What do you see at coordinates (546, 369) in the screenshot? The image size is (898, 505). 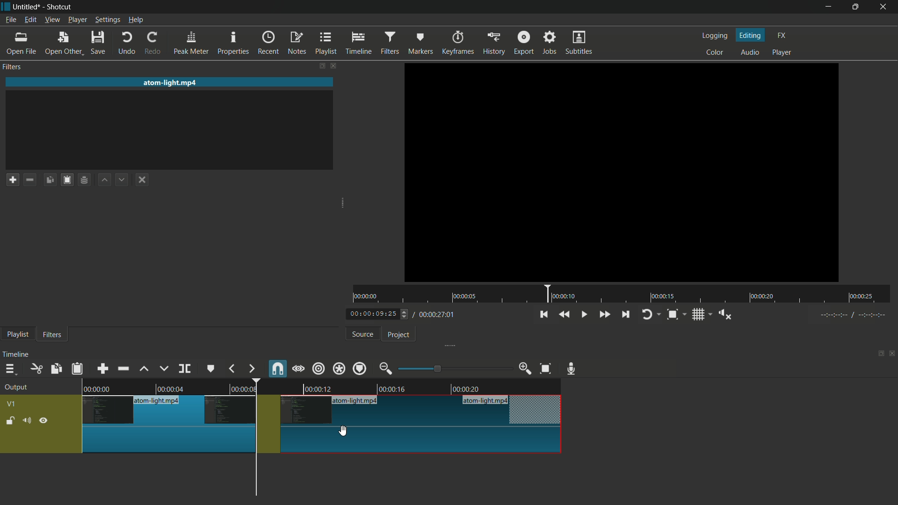 I see `zoom timeline to fit` at bounding box center [546, 369].